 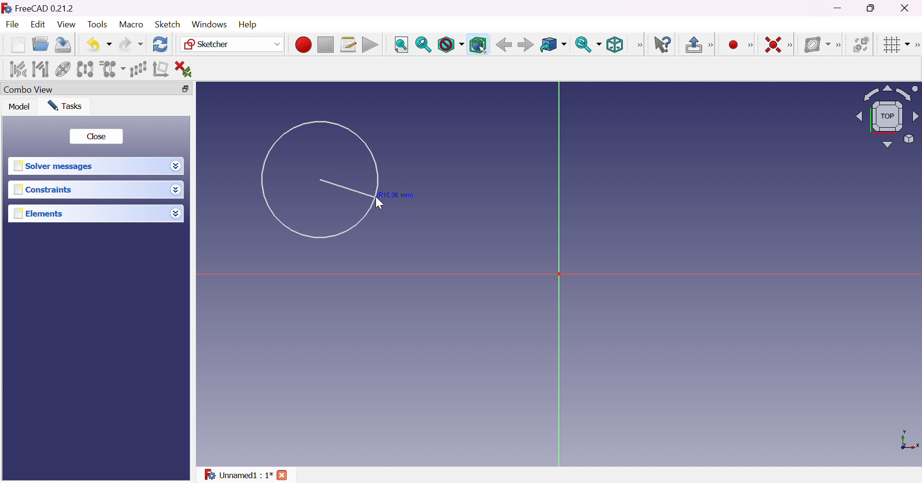 What do you see at coordinates (132, 24) in the screenshot?
I see `Macro` at bounding box center [132, 24].